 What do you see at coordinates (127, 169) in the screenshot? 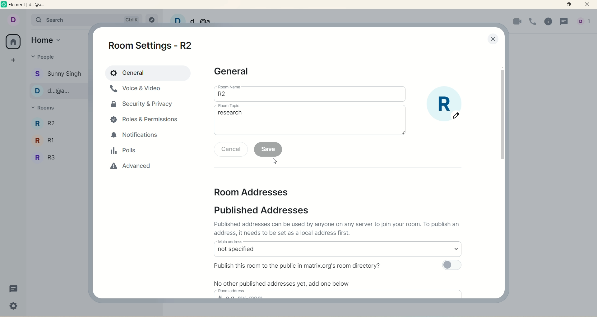
I see `advanced` at bounding box center [127, 169].